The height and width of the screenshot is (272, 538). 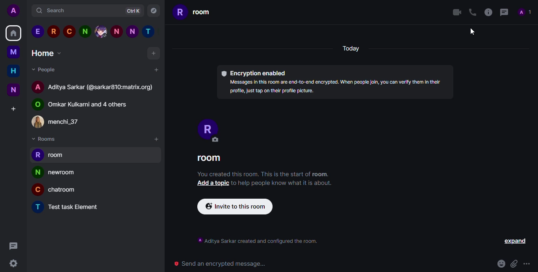 What do you see at coordinates (14, 246) in the screenshot?
I see `Threads` at bounding box center [14, 246].